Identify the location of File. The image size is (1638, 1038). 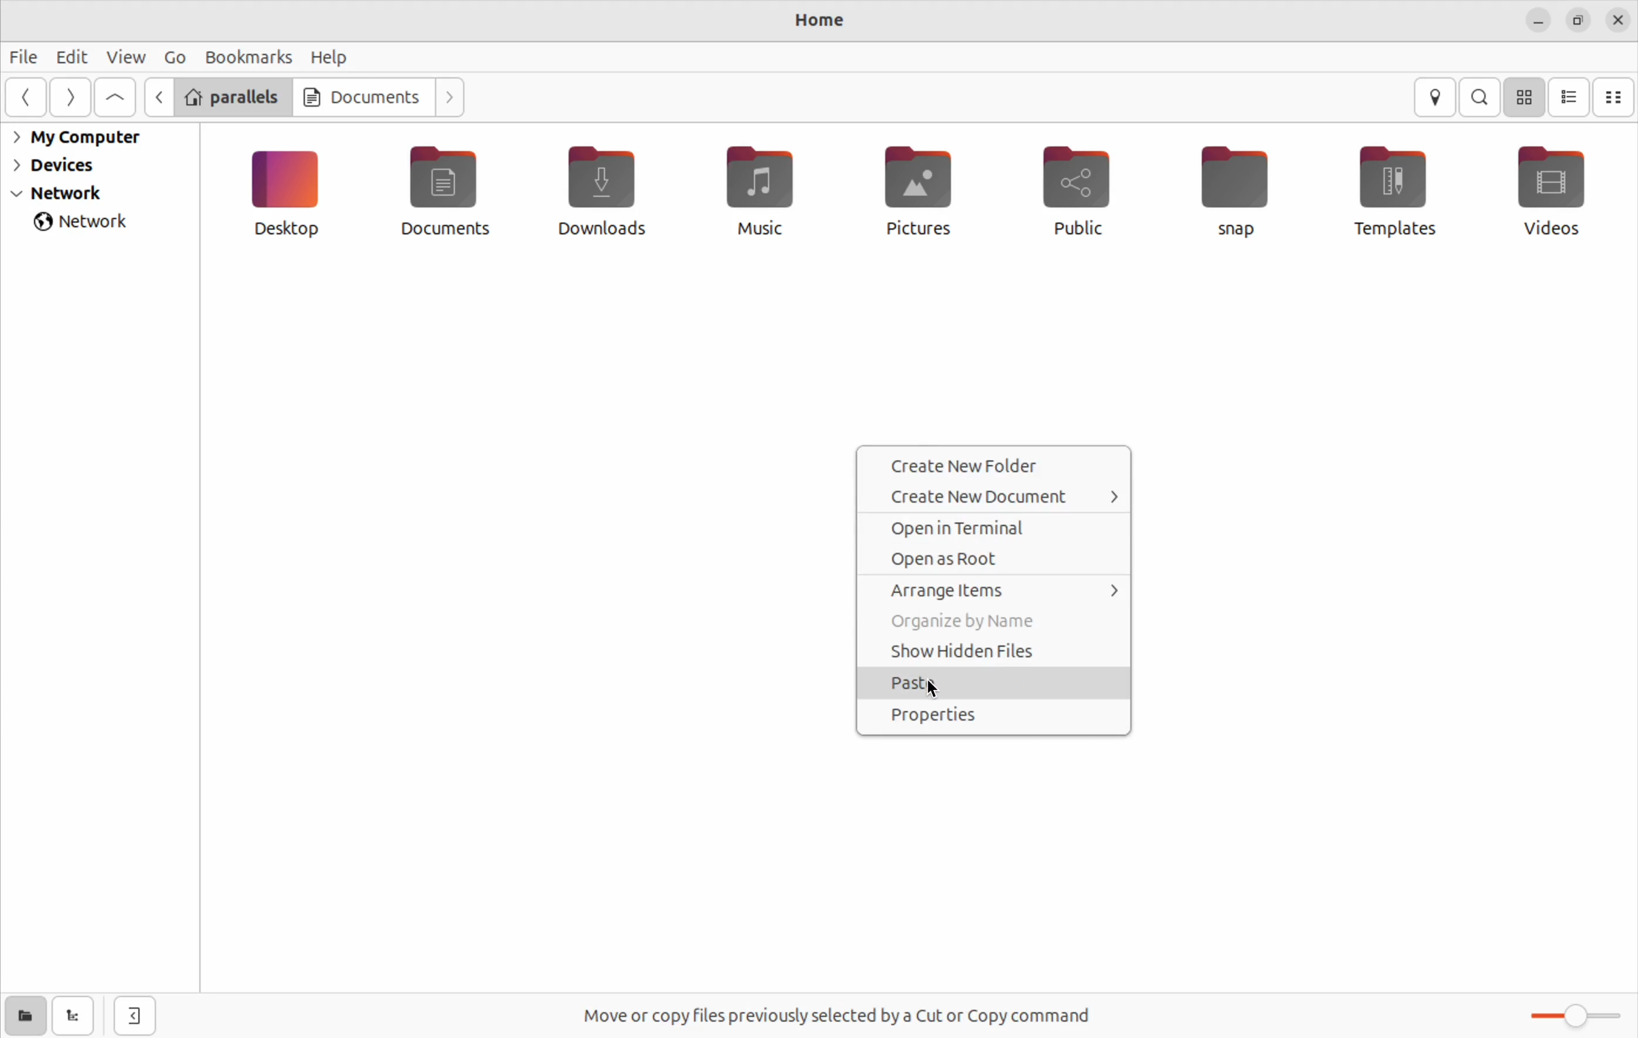
(26, 60).